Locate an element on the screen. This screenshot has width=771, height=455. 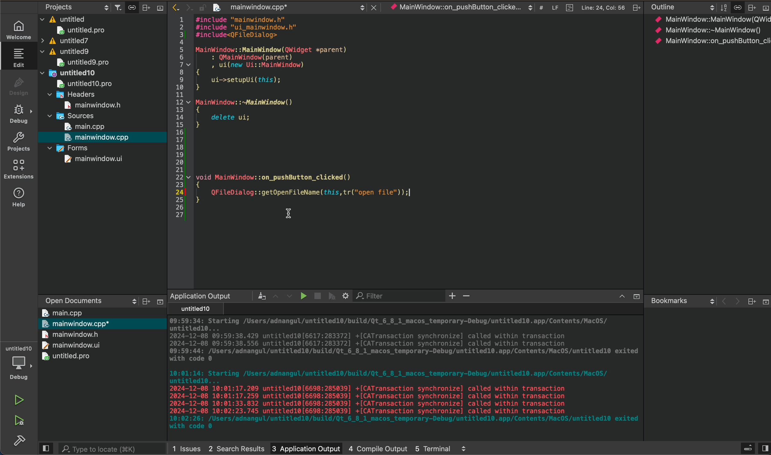
back is located at coordinates (722, 302).